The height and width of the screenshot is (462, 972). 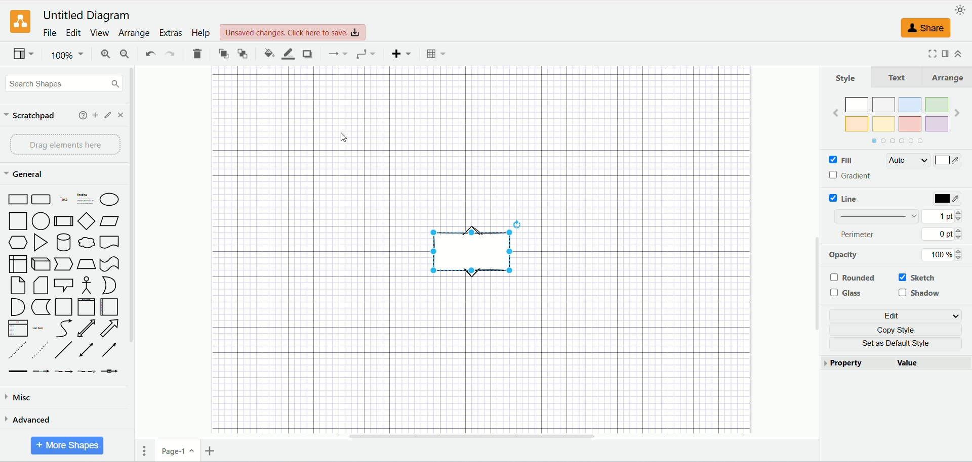 What do you see at coordinates (16, 372) in the screenshot?
I see `link` at bounding box center [16, 372].